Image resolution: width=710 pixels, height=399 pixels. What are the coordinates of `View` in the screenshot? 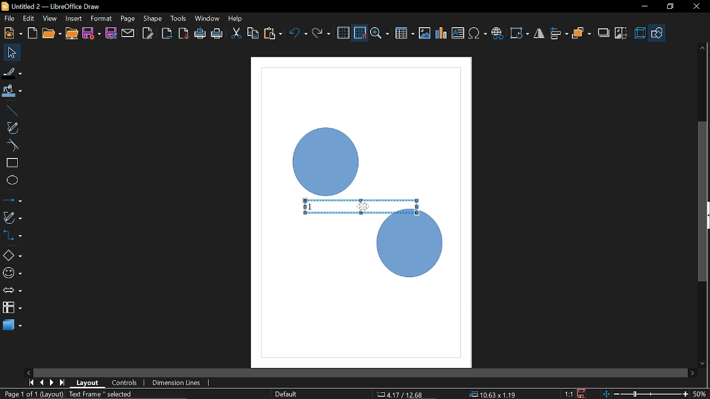 It's located at (51, 19).